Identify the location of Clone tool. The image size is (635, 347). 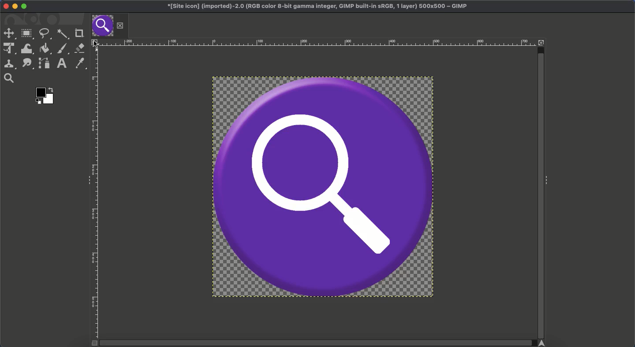
(9, 65).